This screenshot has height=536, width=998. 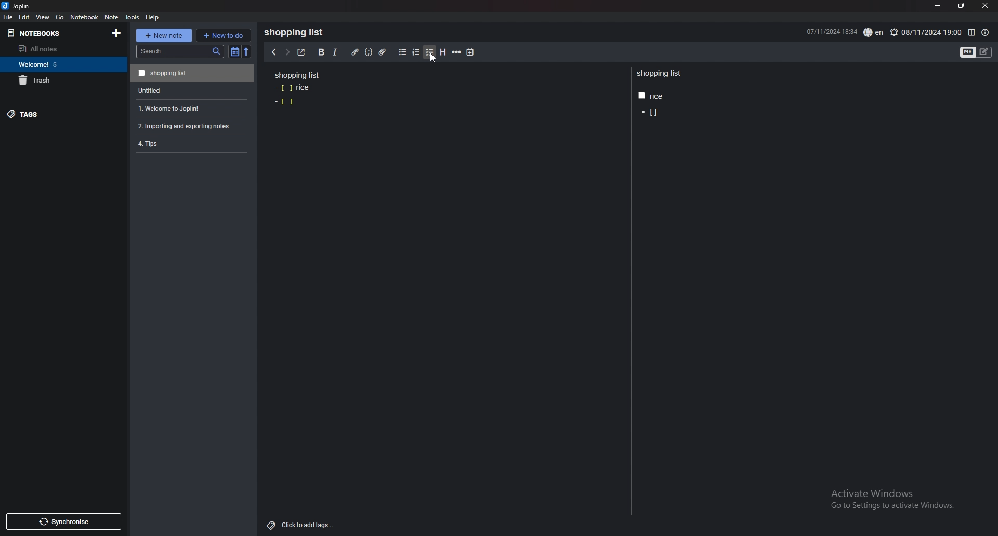 I want to click on add notebooks, so click(x=117, y=32).